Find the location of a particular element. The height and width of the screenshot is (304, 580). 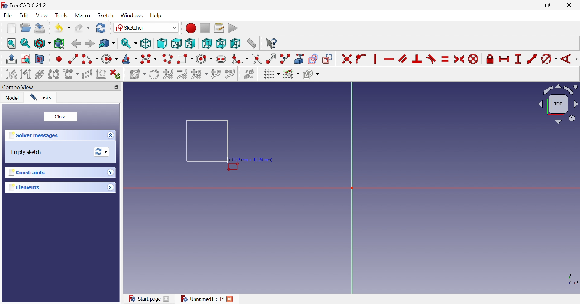

Switch virtual space is located at coordinates (249, 74).